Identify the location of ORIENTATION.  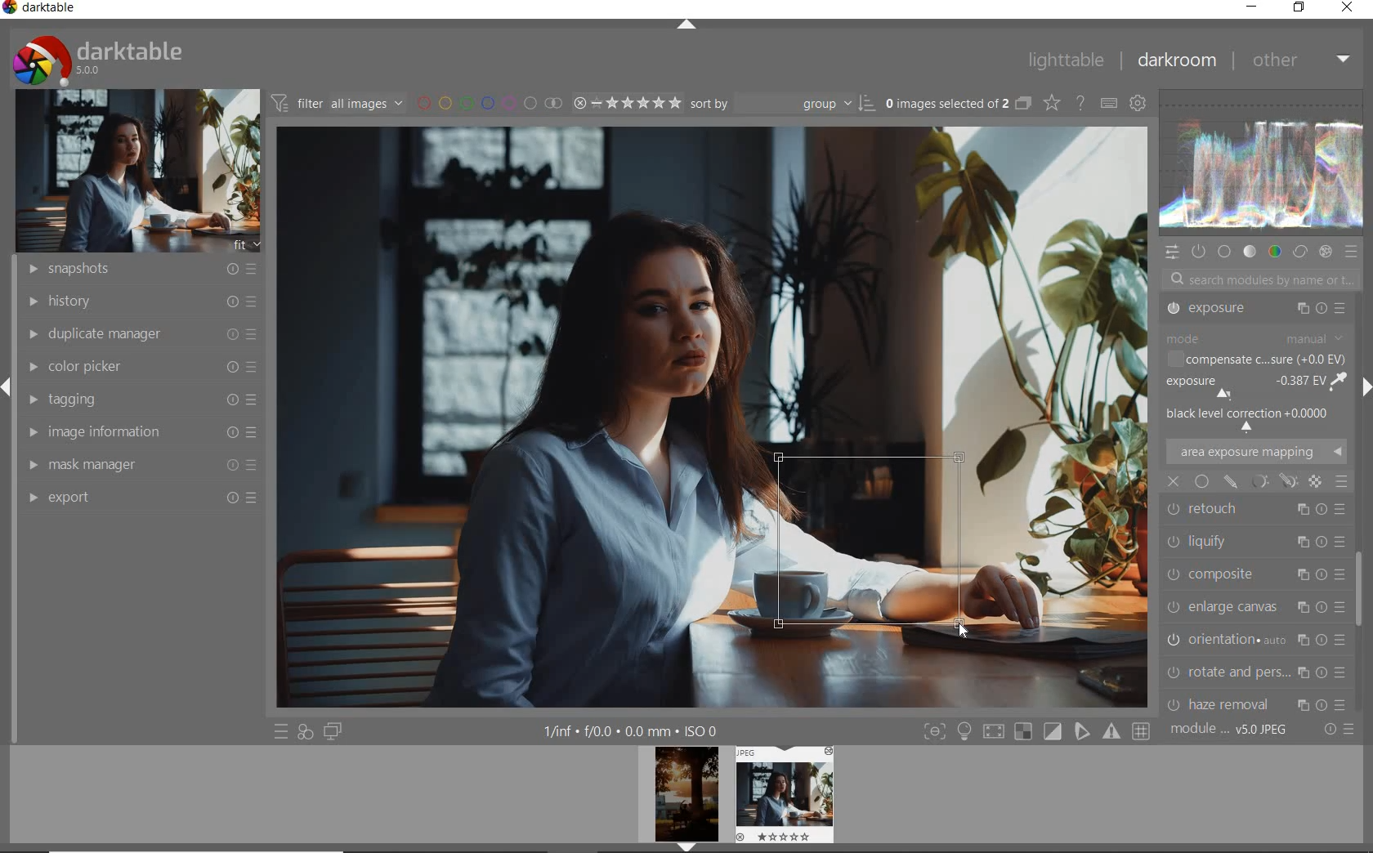
(1259, 538).